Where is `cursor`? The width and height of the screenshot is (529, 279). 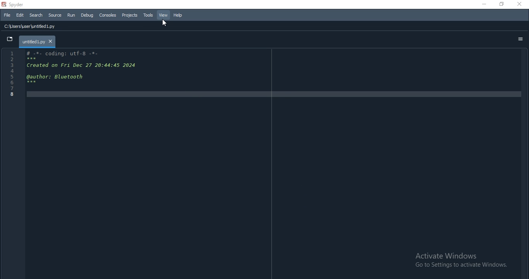
cursor is located at coordinates (165, 24).